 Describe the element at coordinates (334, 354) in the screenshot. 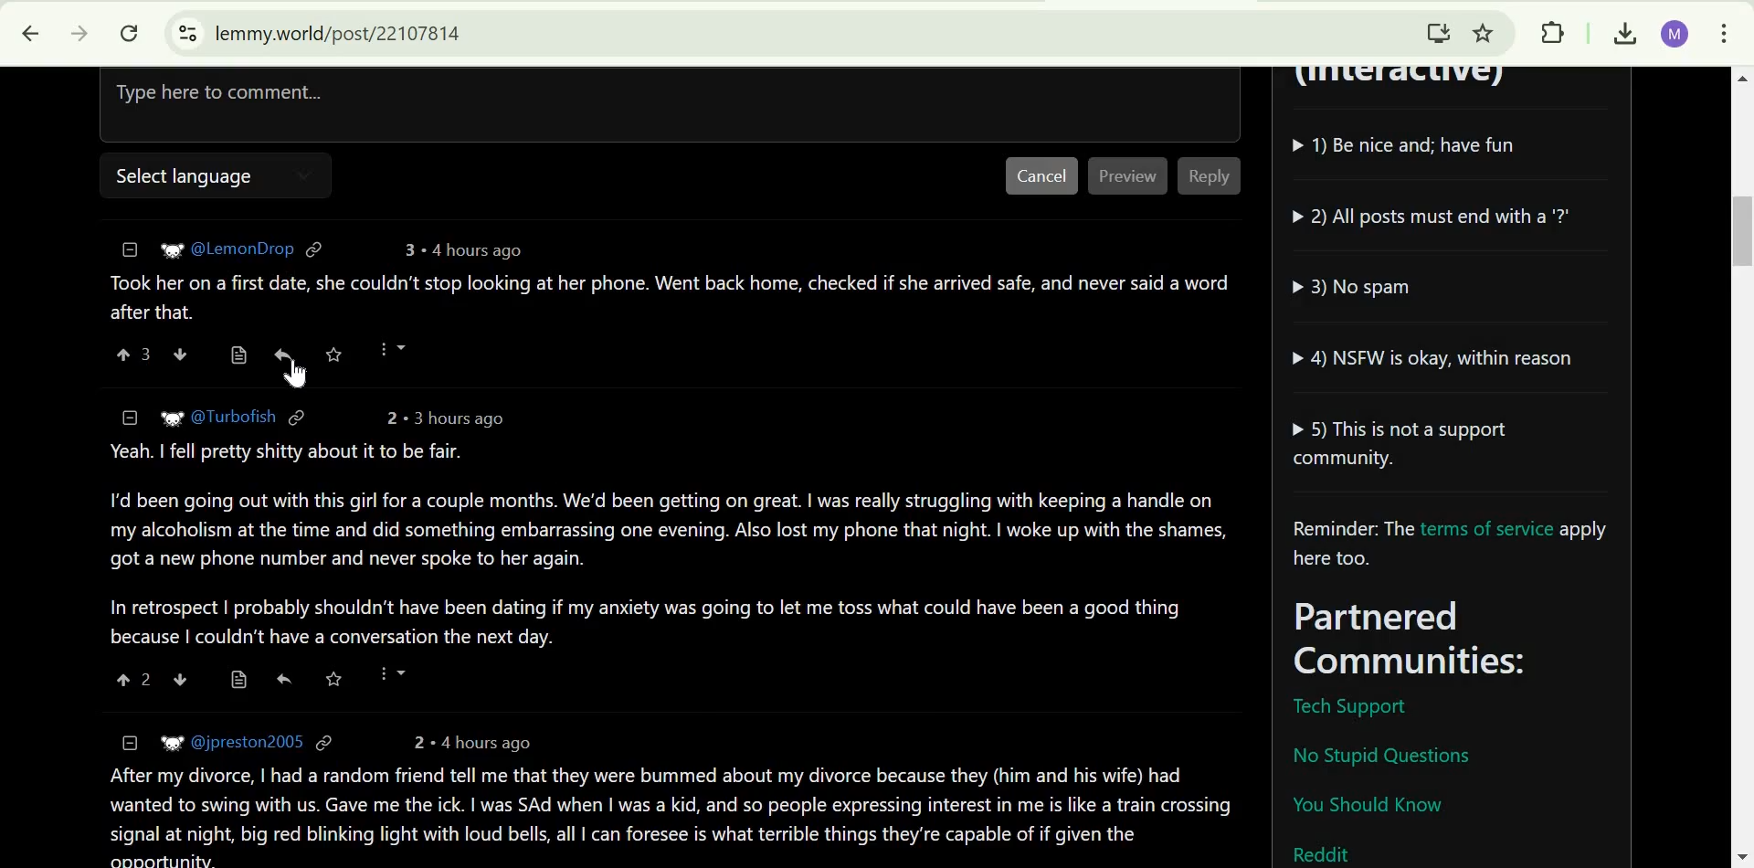

I see `save` at that location.